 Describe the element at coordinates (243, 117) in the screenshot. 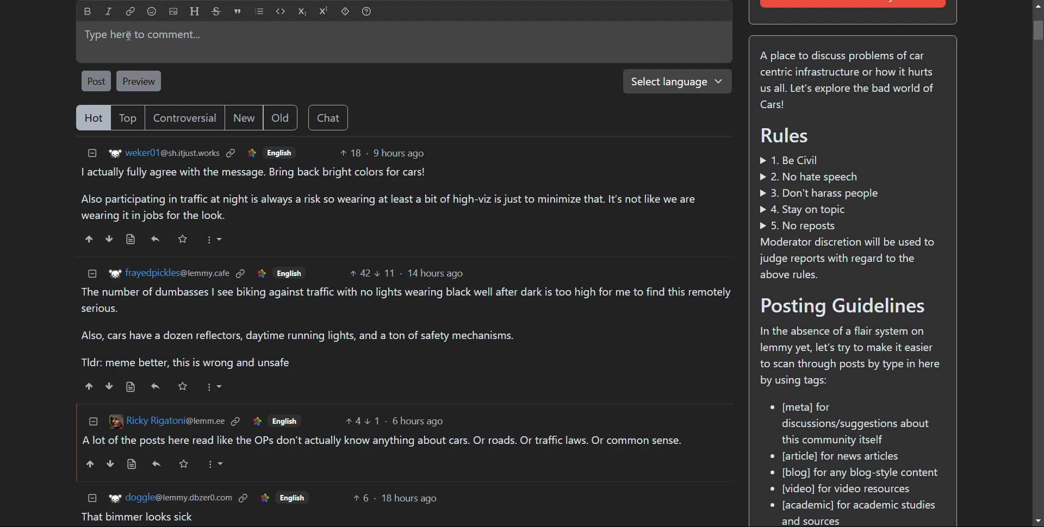

I see `new` at that location.